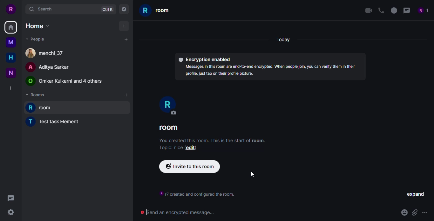 The height and width of the screenshot is (221, 434). What do you see at coordinates (124, 26) in the screenshot?
I see `add` at bounding box center [124, 26].